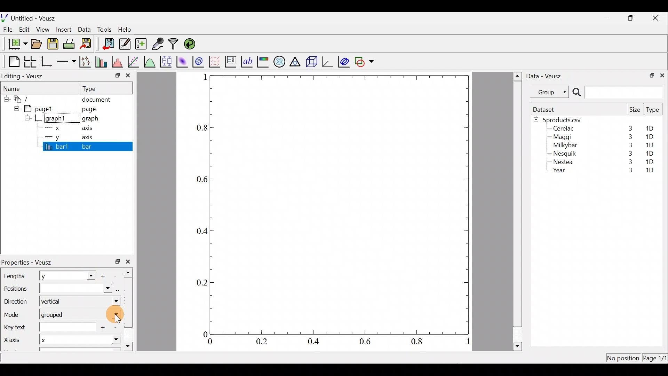  Describe the element at coordinates (58, 340) in the screenshot. I see `x` at that location.